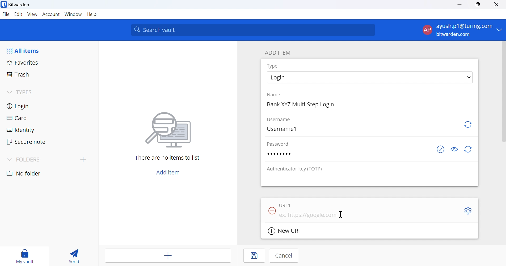 This screenshot has height=266, width=506. I want to click on Edit, so click(18, 14).